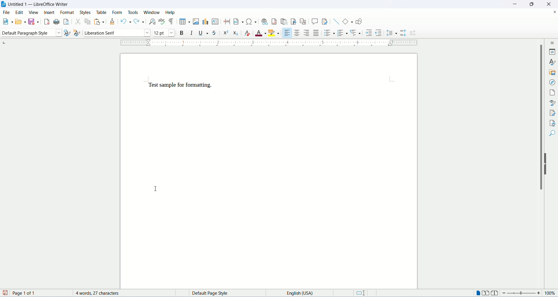 This screenshot has width=558, height=297. Describe the element at coordinates (369, 33) in the screenshot. I see `increase indent` at that location.